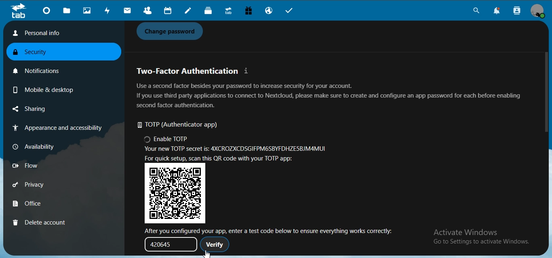  What do you see at coordinates (56, 129) in the screenshot?
I see `appearance and accessibility` at bounding box center [56, 129].